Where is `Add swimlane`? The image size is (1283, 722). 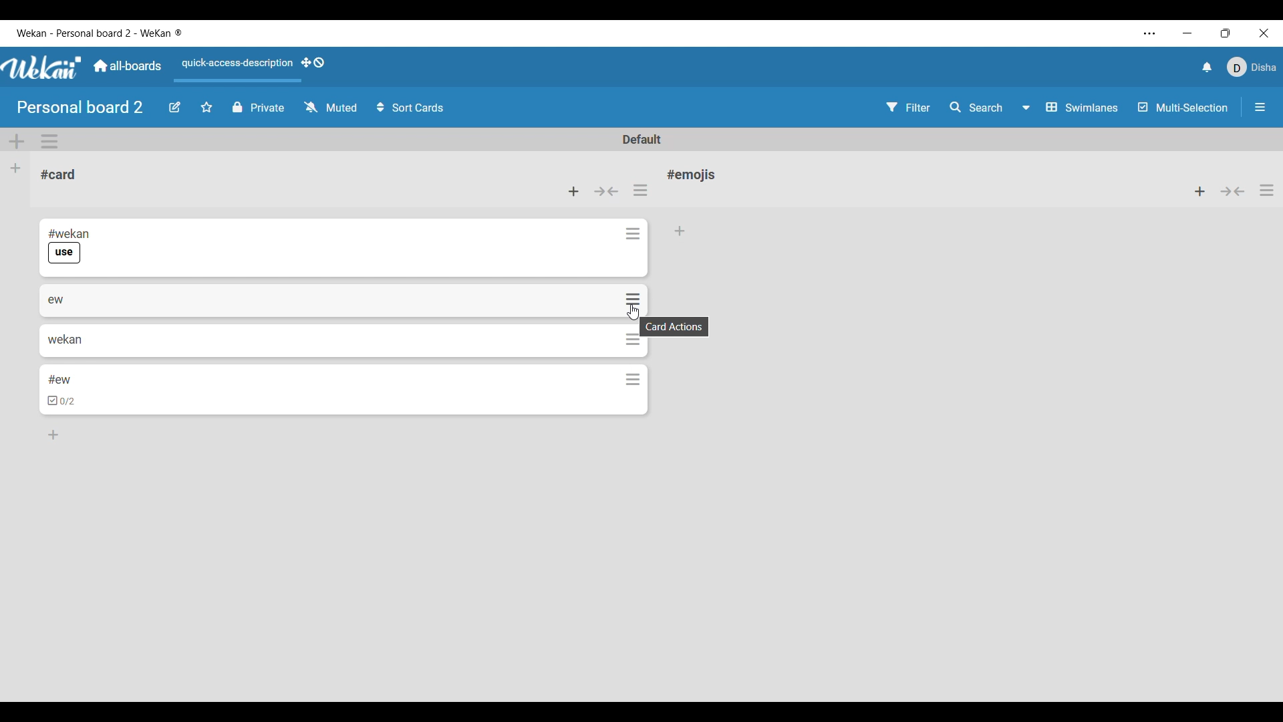
Add swimlane is located at coordinates (17, 142).